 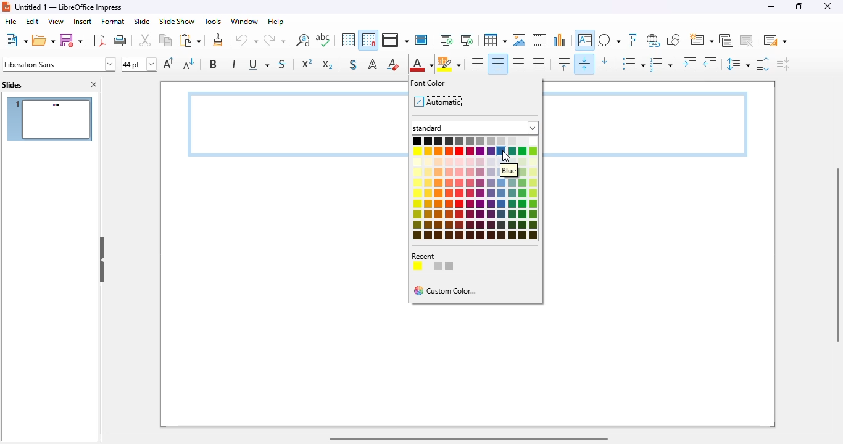 I want to click on increase font size, so click(x=169, y=63).